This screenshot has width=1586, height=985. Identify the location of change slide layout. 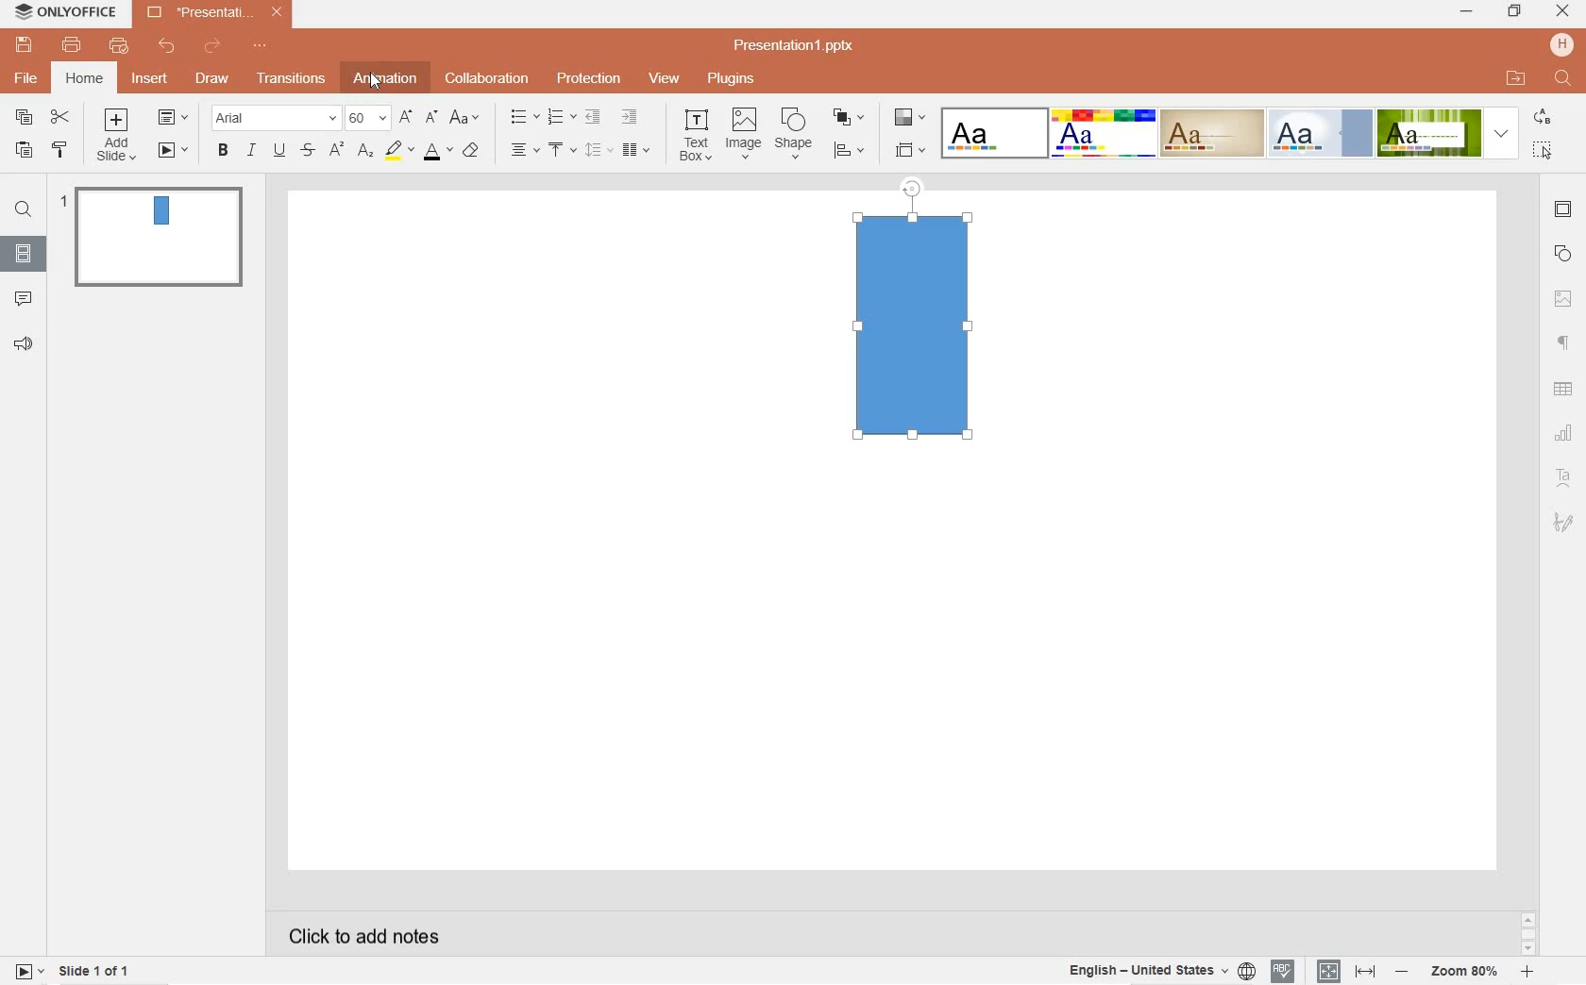
(174, 119).